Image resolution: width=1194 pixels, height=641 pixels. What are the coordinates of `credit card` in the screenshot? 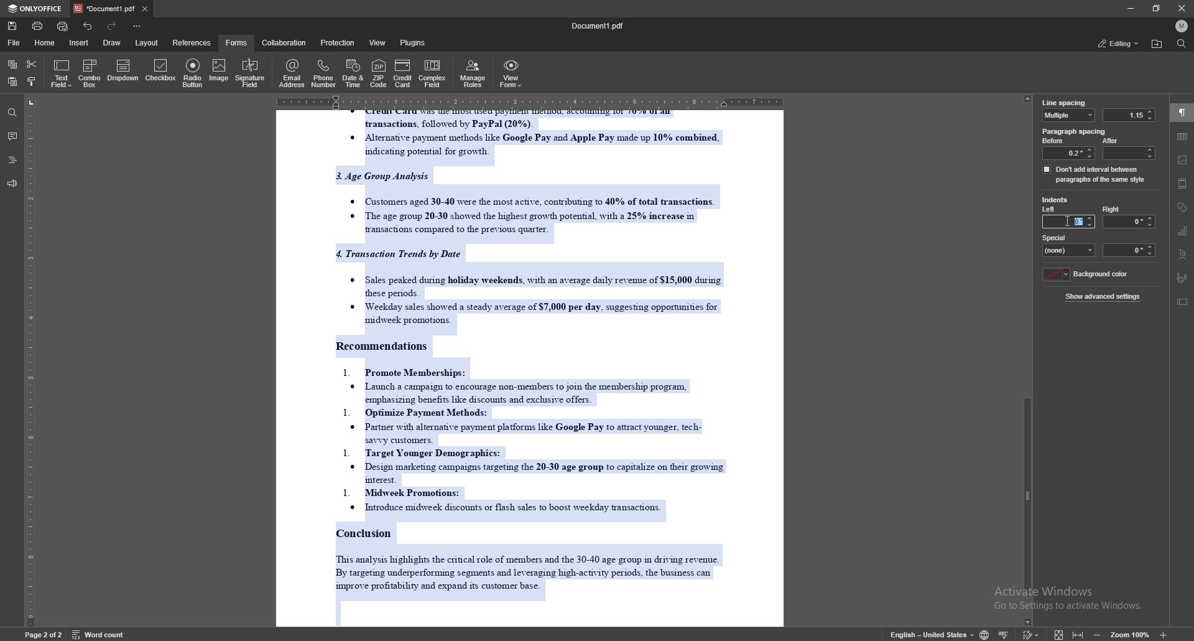 It's located at (403, 73).